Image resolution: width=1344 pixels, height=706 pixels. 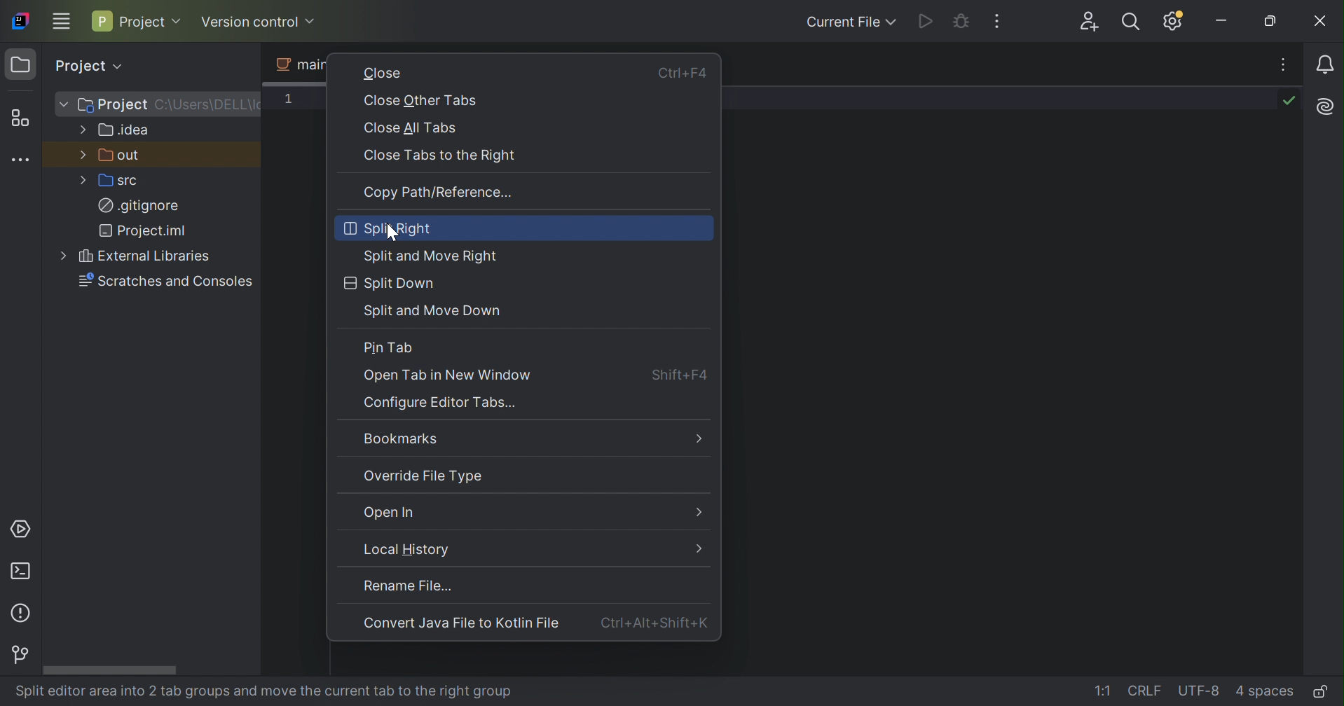 I want to click on Problems, so click(x=25, y=614).